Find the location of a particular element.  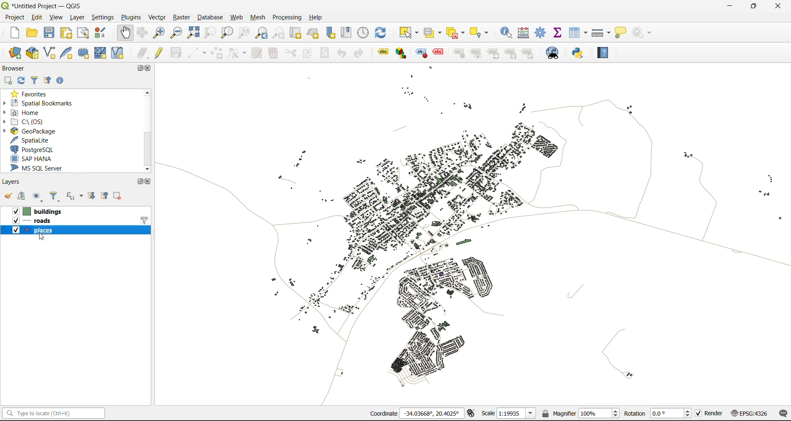

maximize is located at coordinates (134, 180).